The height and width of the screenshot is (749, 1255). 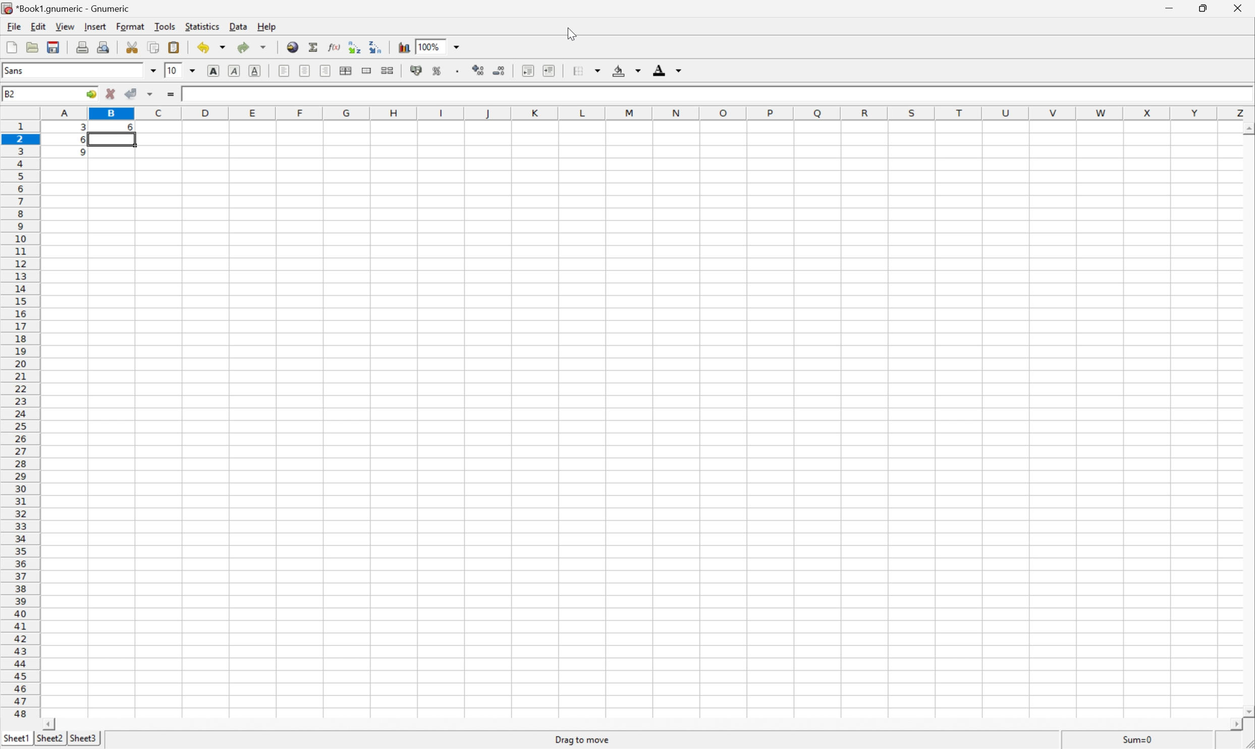 I want to click on Scroll Left, so click(x=49, y=723).